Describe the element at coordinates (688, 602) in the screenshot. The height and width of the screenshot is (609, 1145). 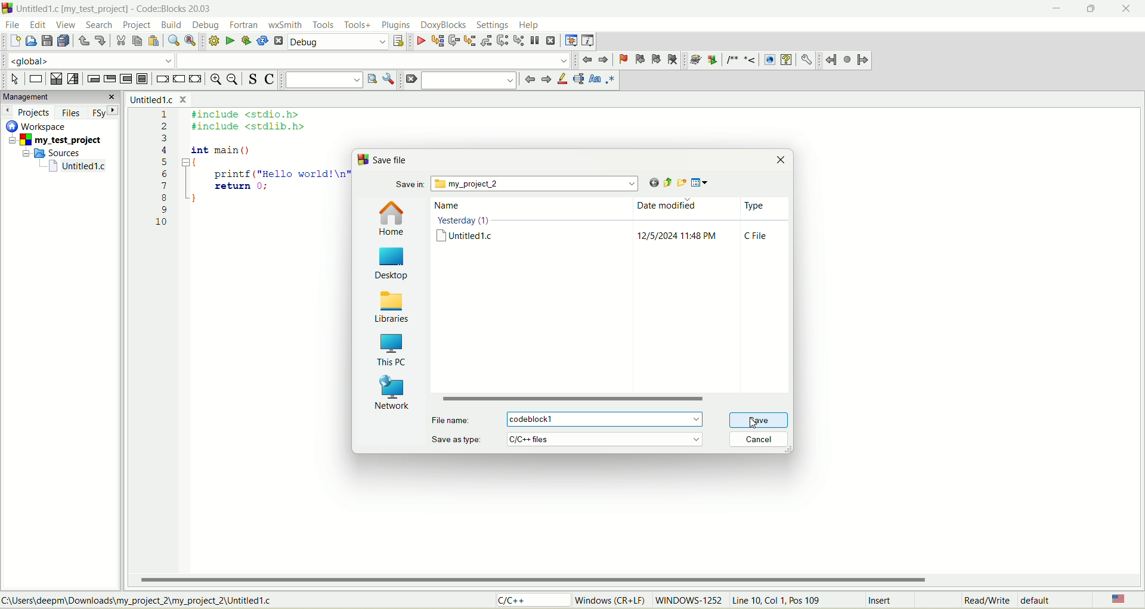
I see `WINDOWS-1252` at that location.